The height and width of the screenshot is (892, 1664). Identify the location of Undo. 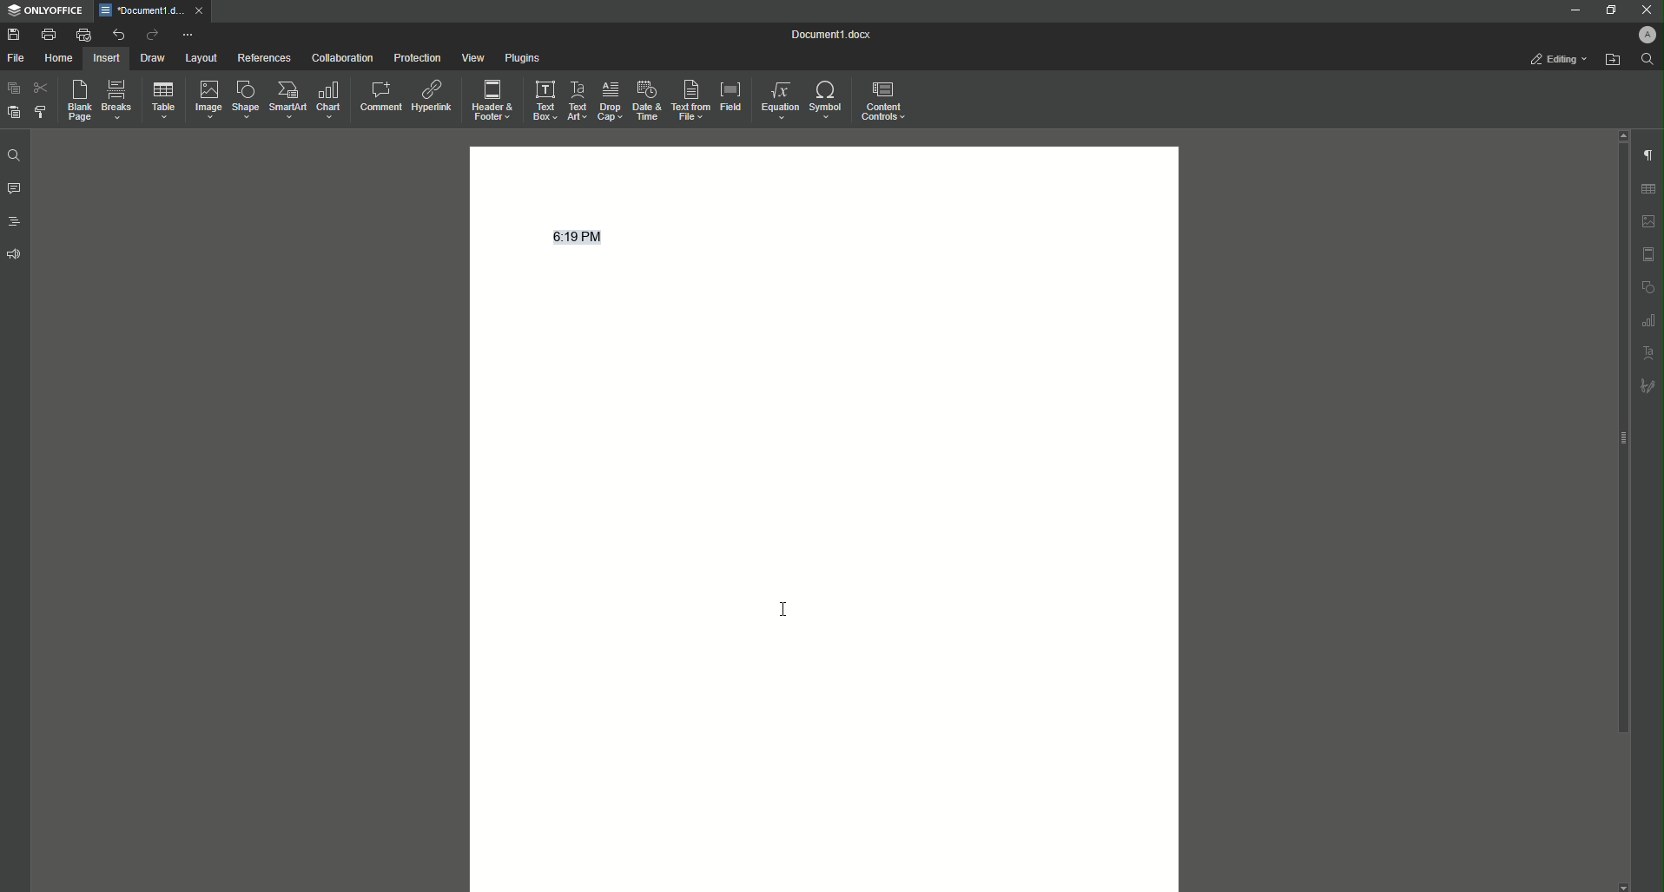
(116, 34).